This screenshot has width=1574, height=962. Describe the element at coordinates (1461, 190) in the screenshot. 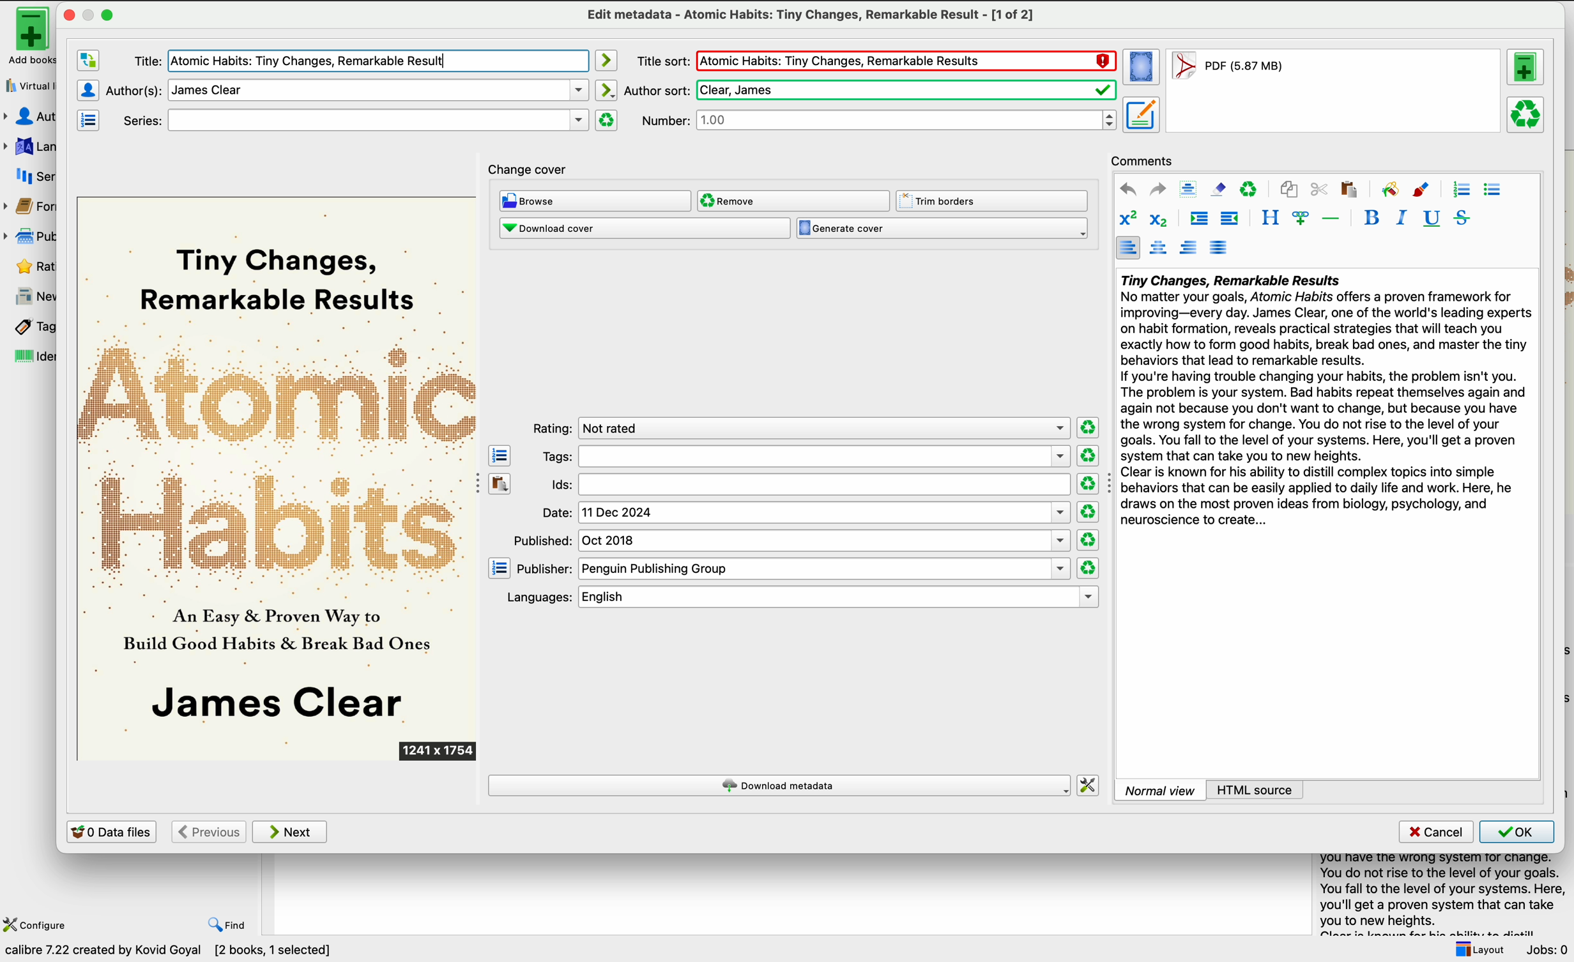

I see `ordered list` at that location.